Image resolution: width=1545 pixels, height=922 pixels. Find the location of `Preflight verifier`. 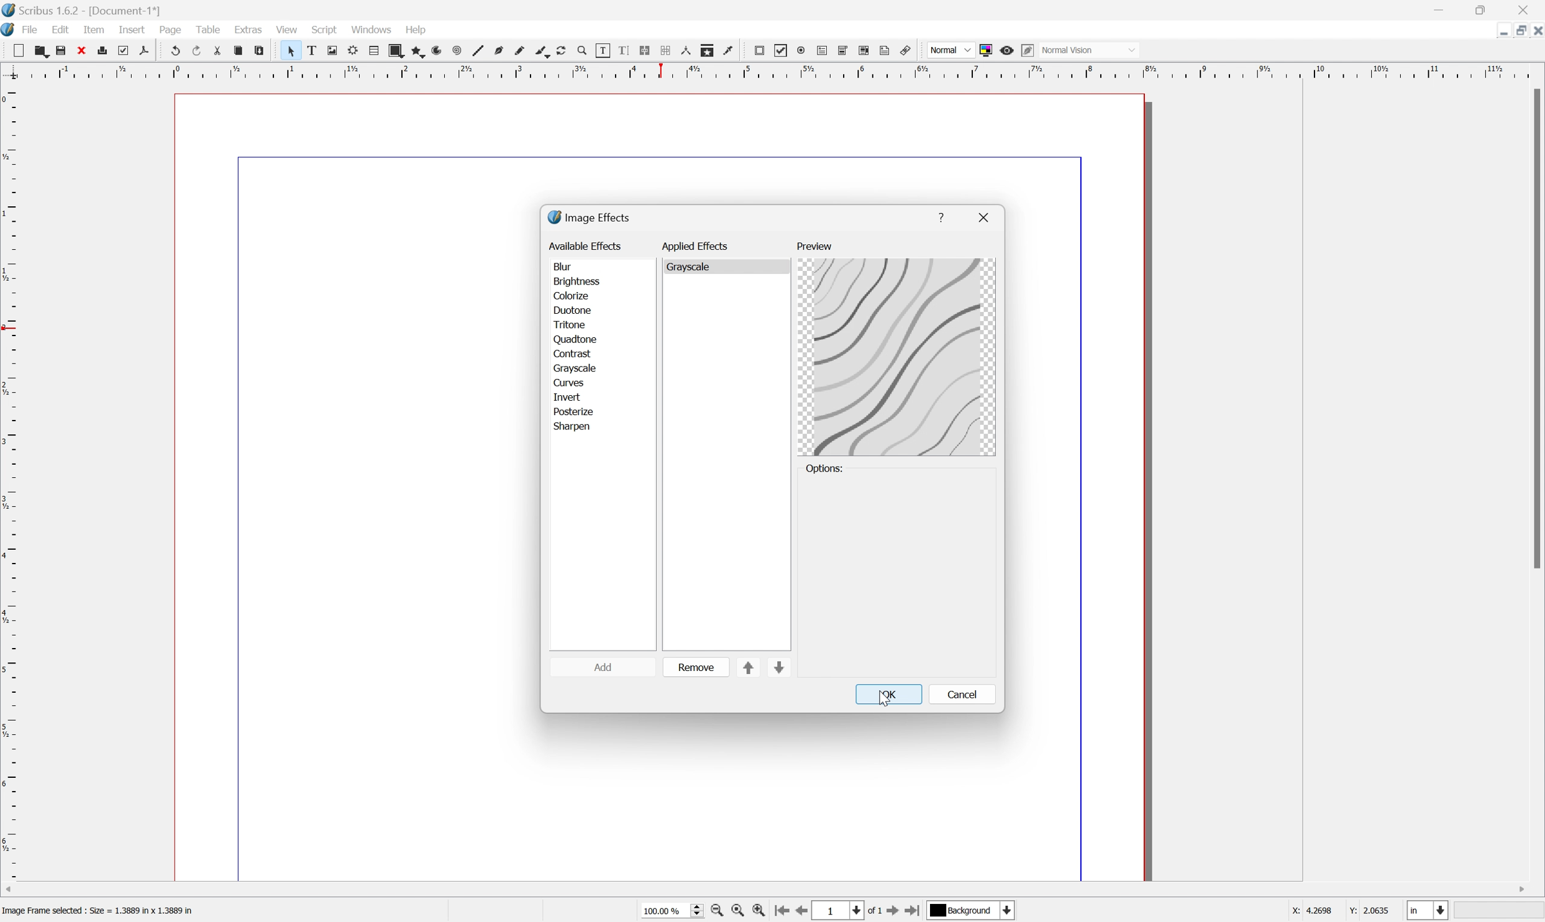

Preflight verifier is located at coordinates (127, 52).